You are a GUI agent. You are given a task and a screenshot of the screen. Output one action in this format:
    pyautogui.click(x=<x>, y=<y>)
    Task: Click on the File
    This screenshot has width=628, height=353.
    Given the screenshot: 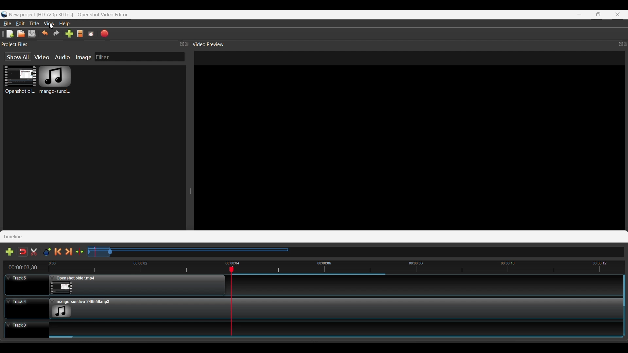 What is the action you would take?
    pyautogui.click(x=8, y=24)
    